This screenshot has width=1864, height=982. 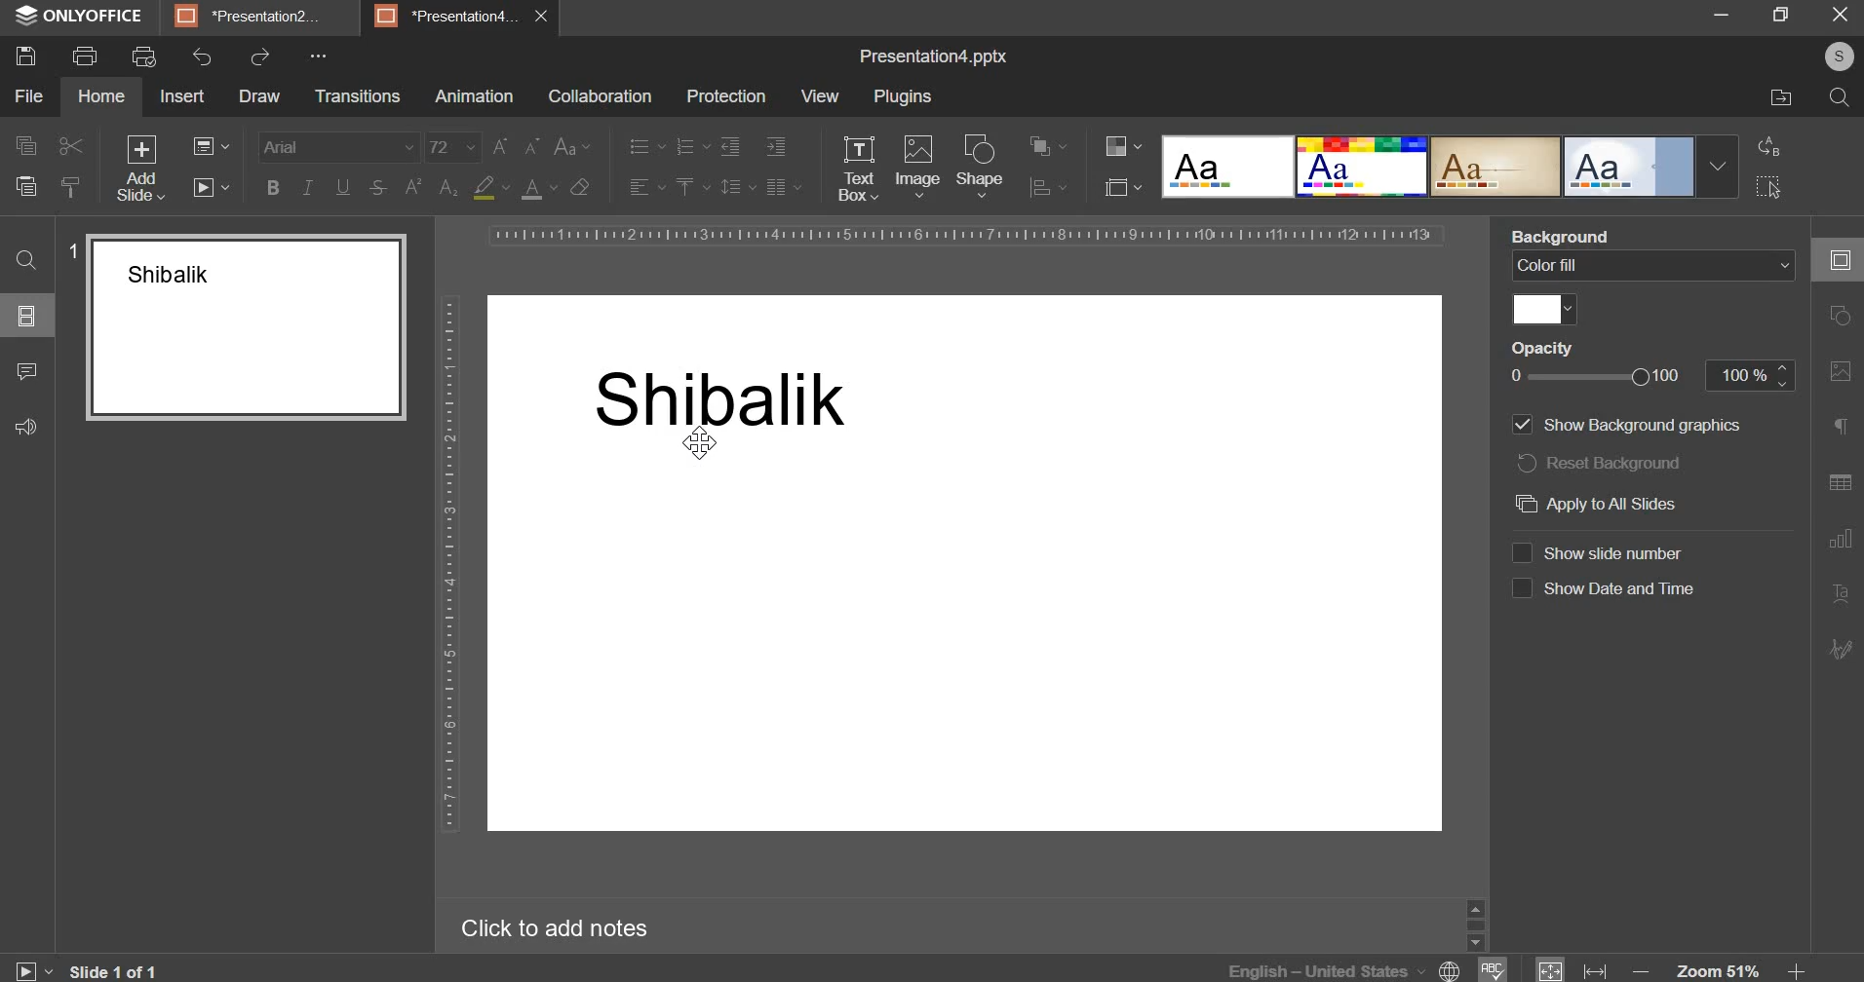 I want to click on file, so click(x=28, y=96).